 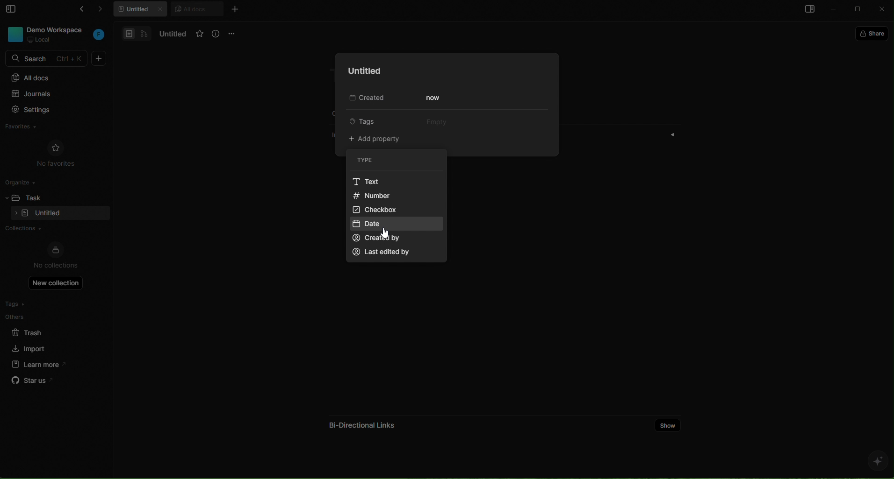 I want to click on cursor, so click(x=385, y=232).